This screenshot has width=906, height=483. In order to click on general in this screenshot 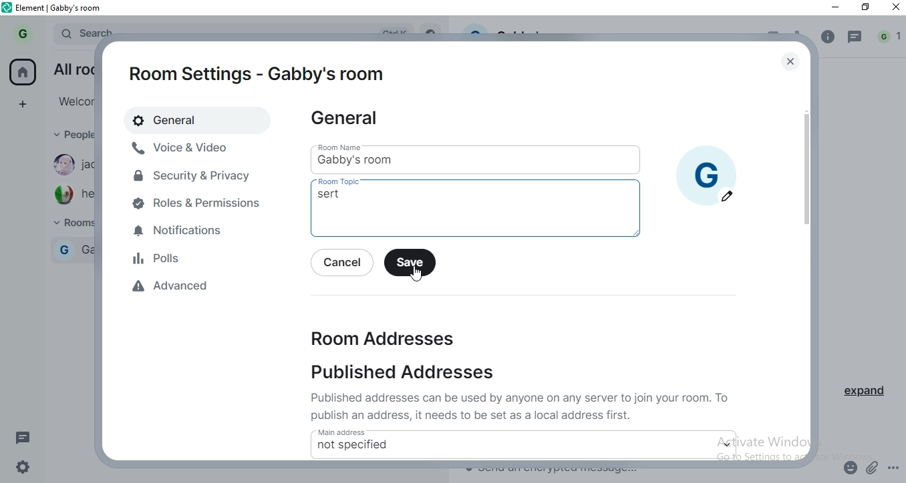, I will do `click(185, 119)`.